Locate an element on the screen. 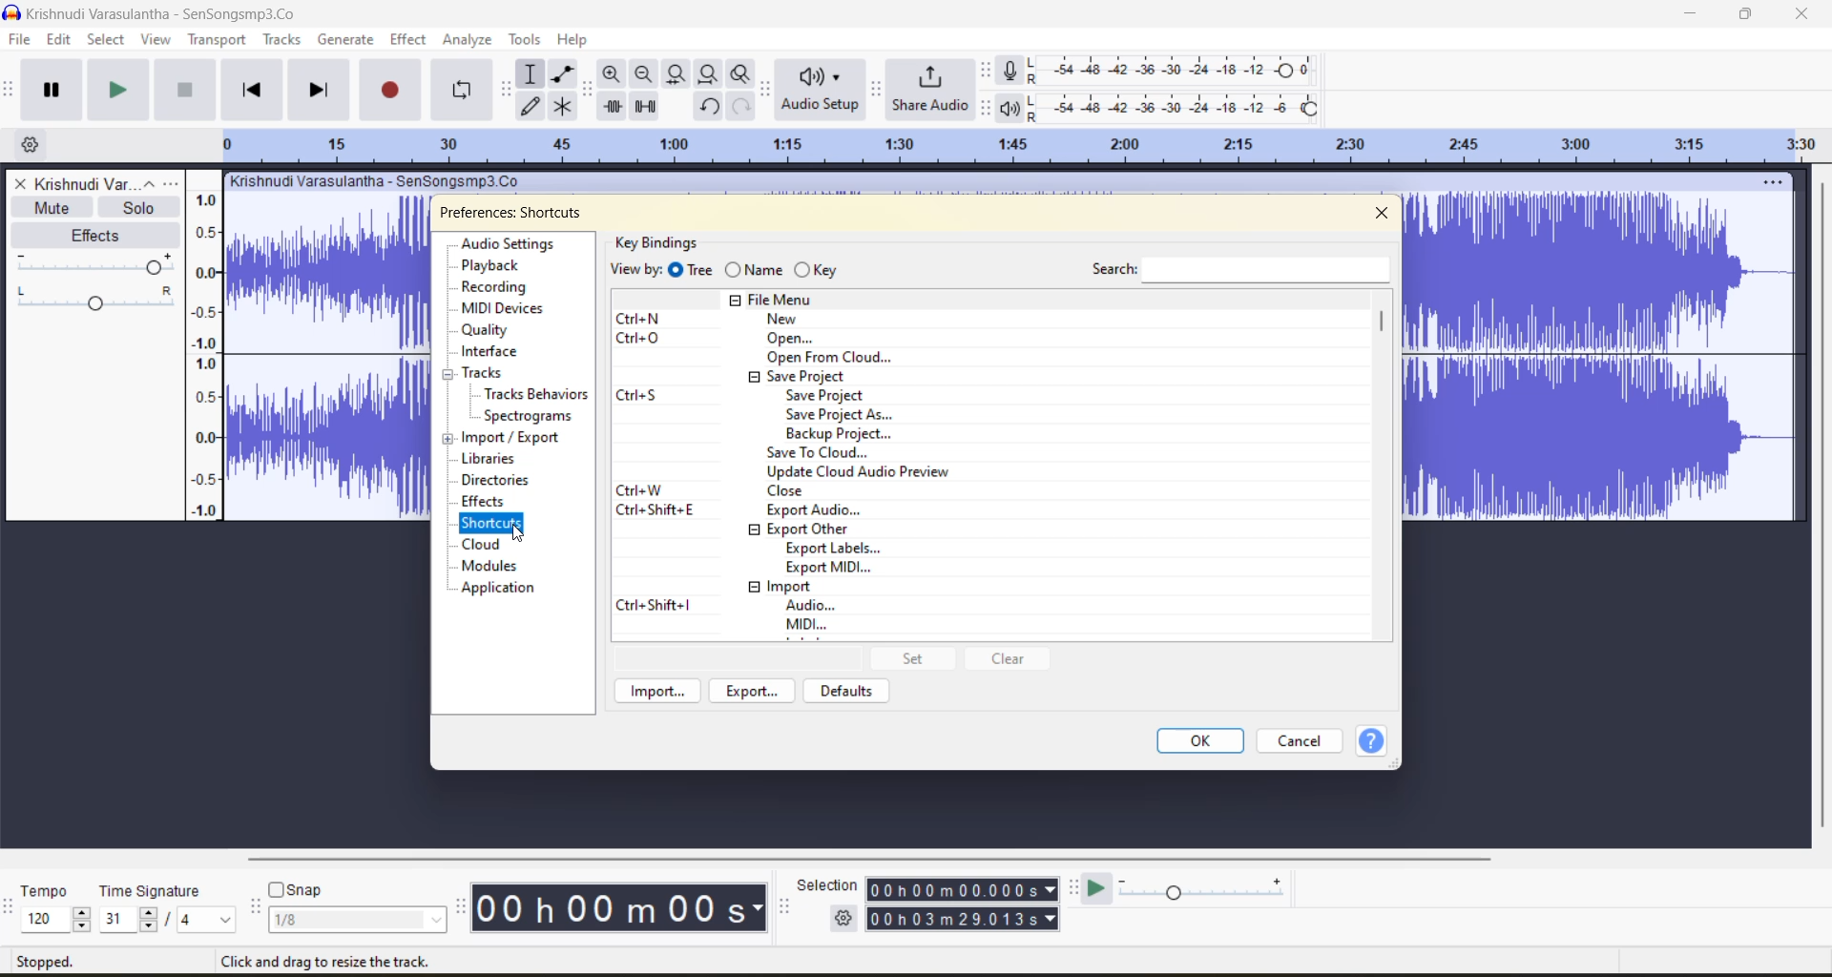  audio setup toolbar is located at coordinates (765, 89).